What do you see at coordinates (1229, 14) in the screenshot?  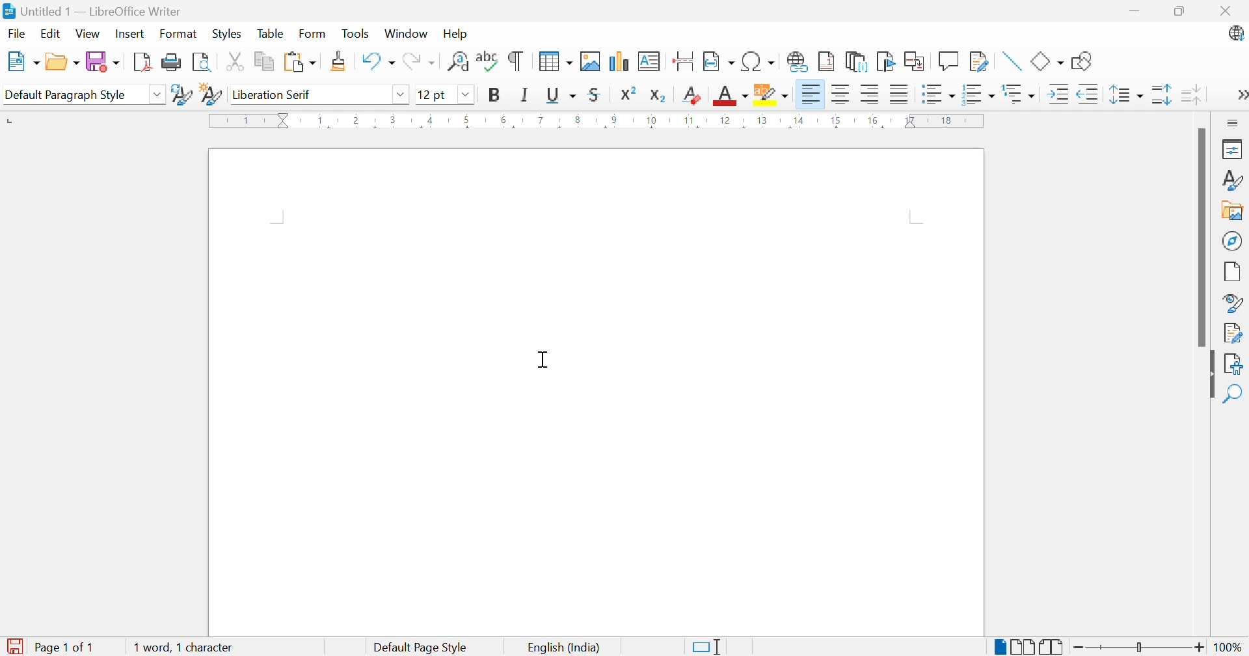 I see `Close` at bounding box center [1229, 14].